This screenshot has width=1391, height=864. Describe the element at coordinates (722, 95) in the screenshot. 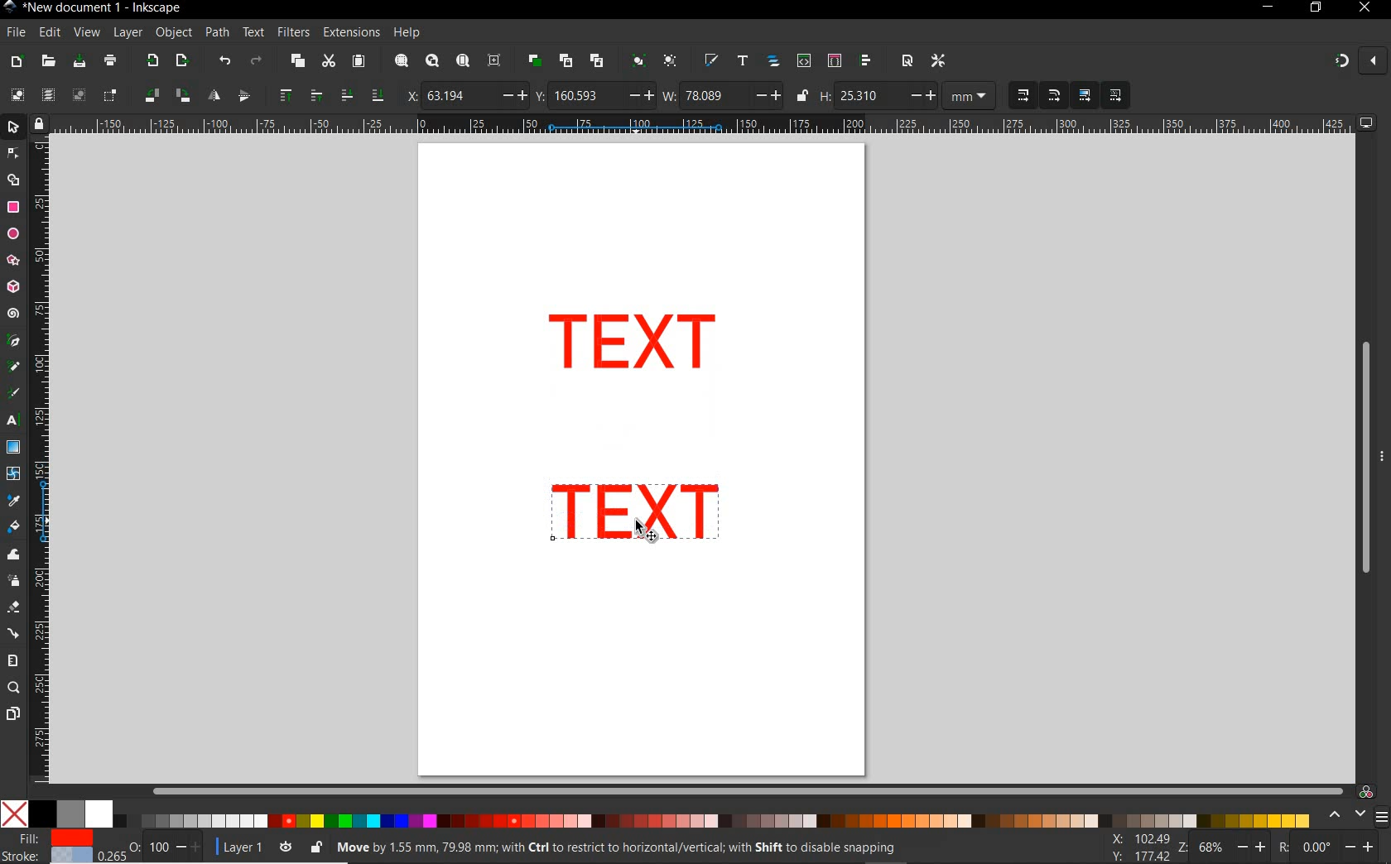

I see `width of selection` at that location.